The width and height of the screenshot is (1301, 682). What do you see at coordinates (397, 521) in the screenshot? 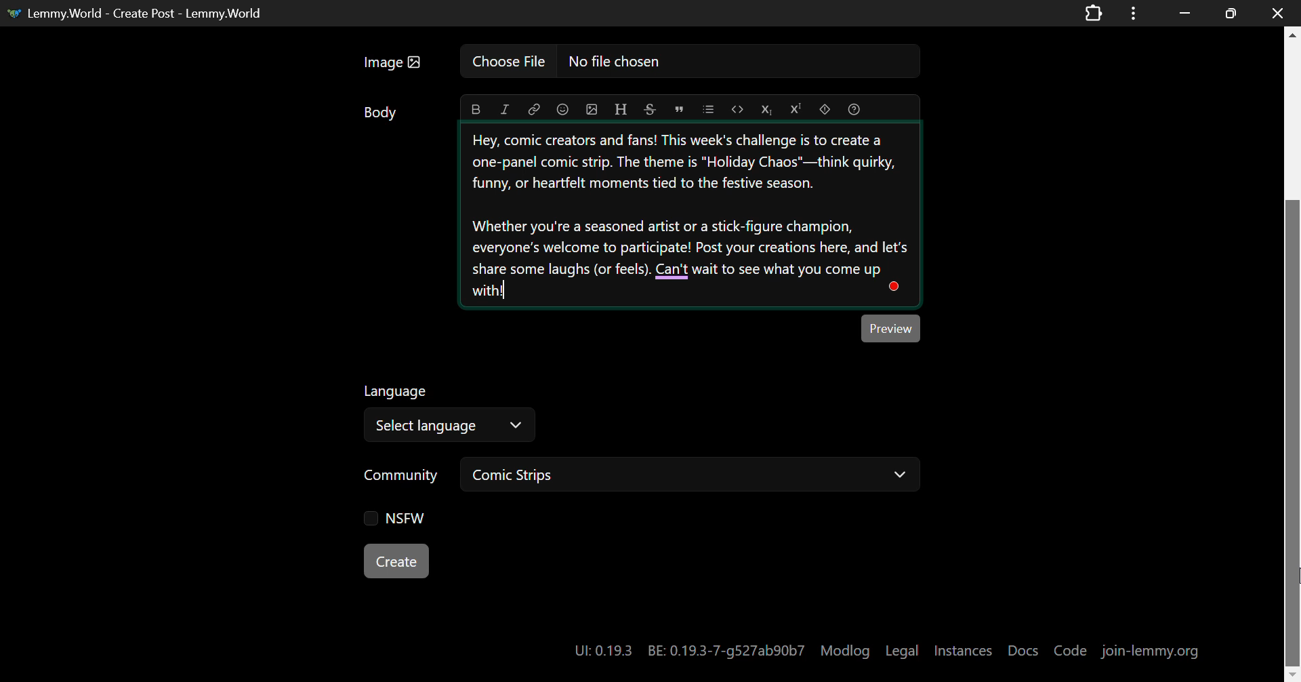
I see `NSFW` at bounding box center [397, 521].